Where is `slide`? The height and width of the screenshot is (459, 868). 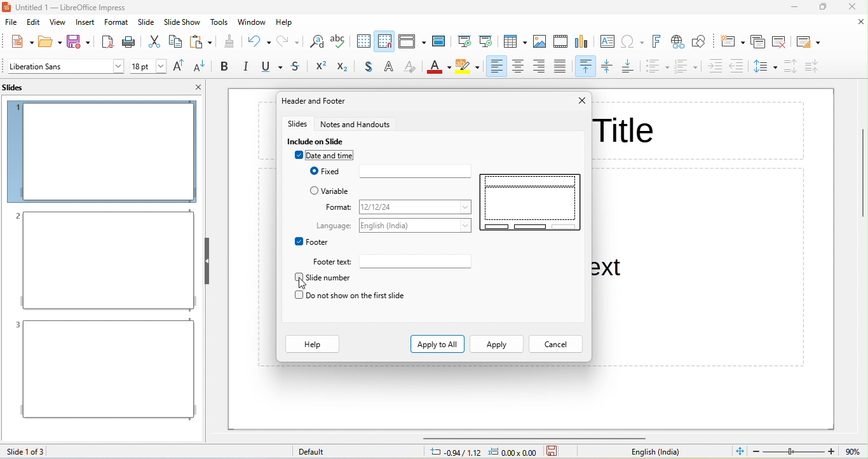
slide is located at coordinates (531, 202).